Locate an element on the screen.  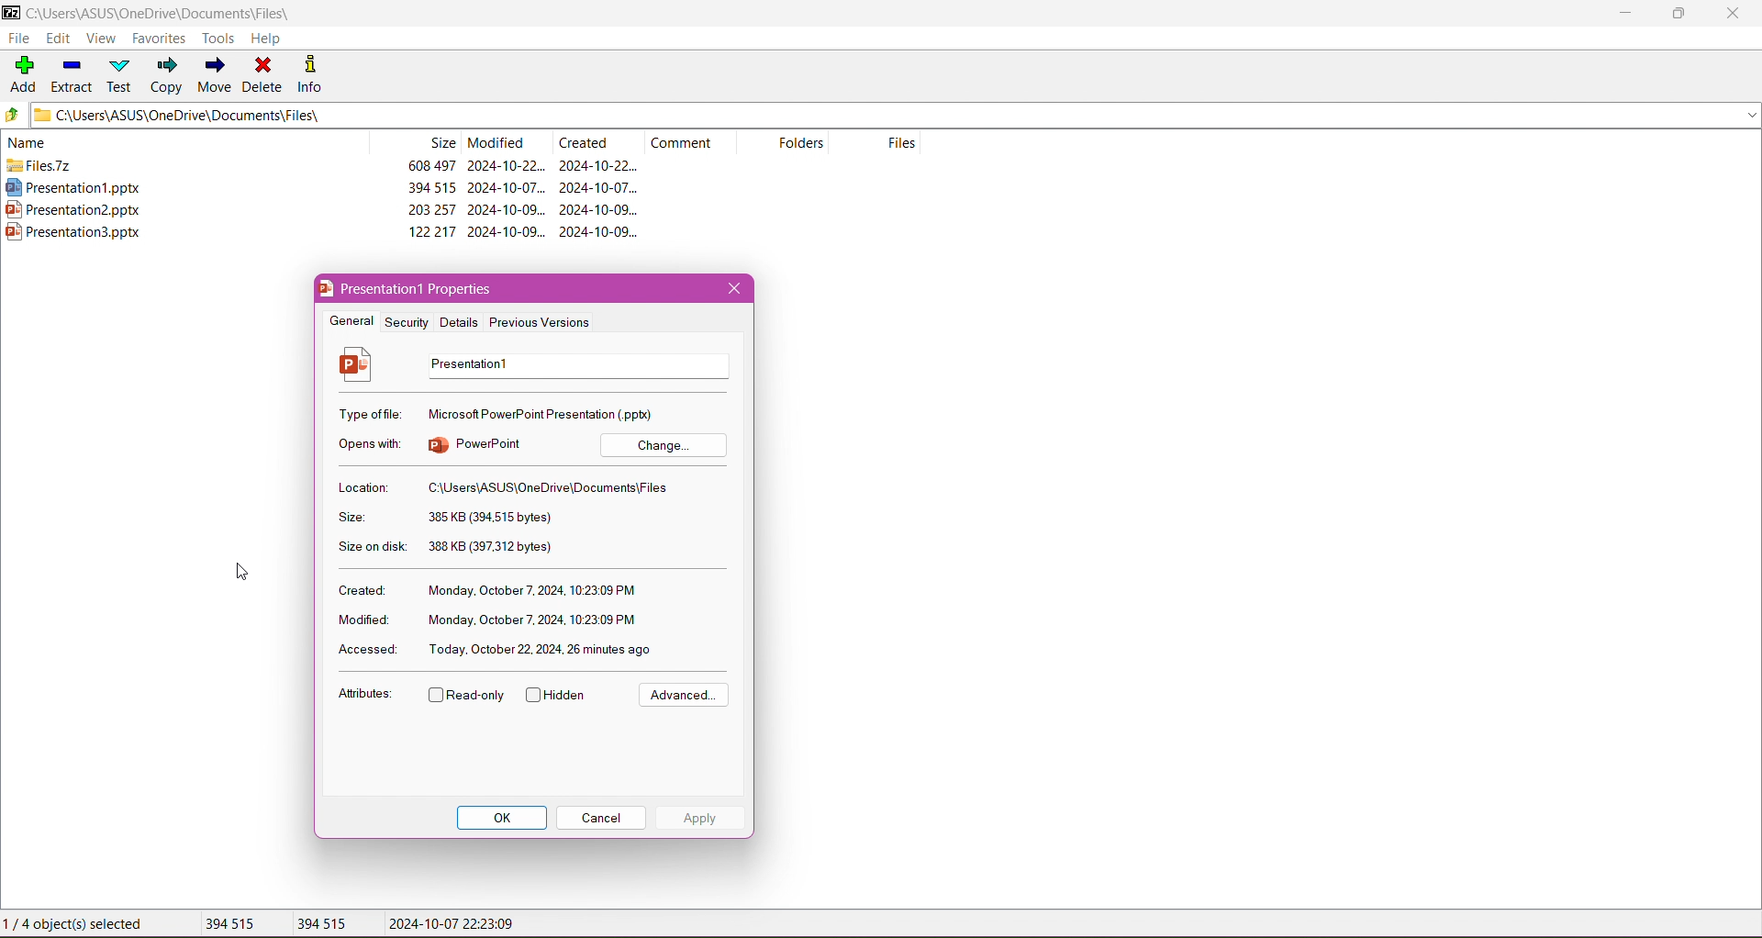
Created: is located at coordinates (360, 591).